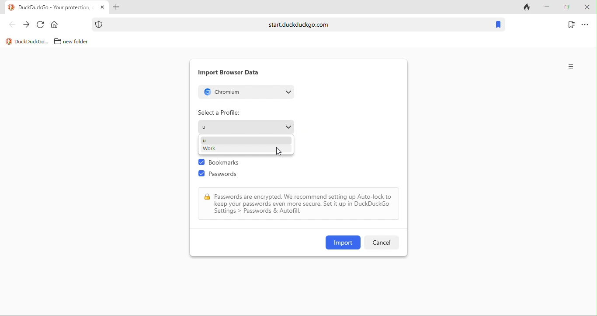  I want to click on checked checkbox, so click(201, 162).